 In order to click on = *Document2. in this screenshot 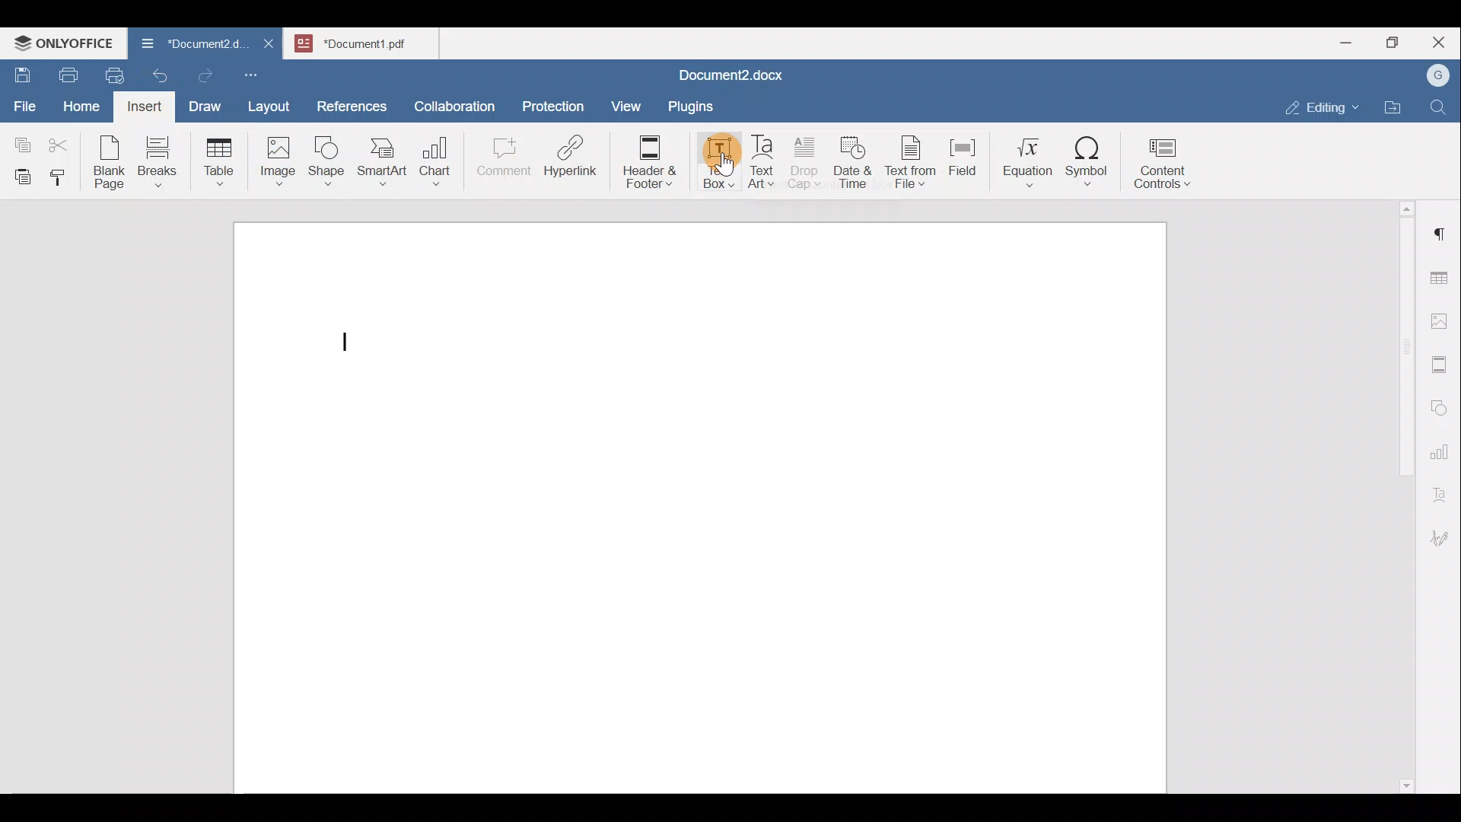, I will do `click(190, 45)`.